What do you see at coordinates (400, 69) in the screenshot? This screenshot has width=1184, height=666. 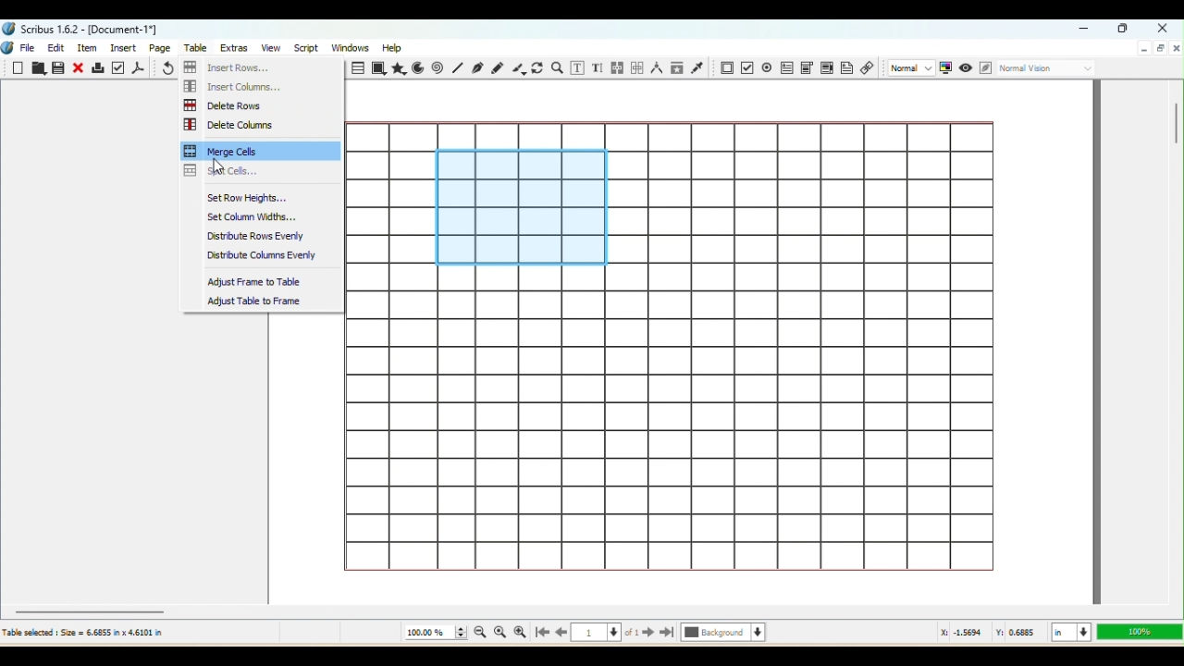 I see `Polygon` at bounding box center [400, 69].